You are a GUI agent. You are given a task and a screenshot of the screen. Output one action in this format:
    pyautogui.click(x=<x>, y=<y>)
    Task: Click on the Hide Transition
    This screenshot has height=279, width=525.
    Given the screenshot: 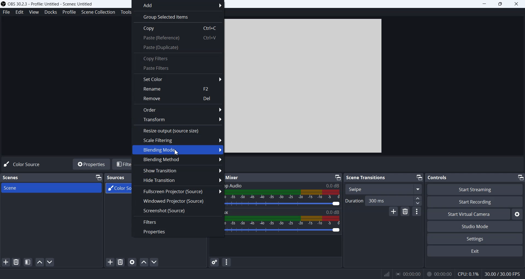 What is the action you would take?
    pyautogui.click(x=178, y=181)
    